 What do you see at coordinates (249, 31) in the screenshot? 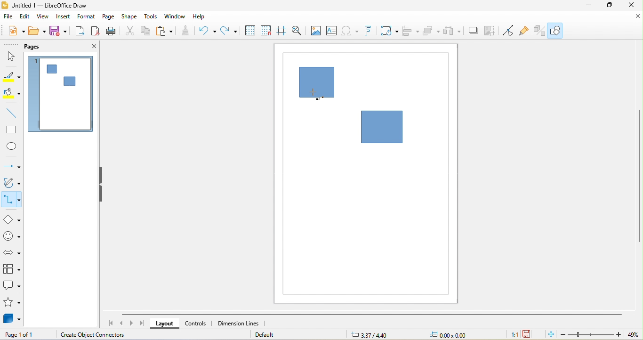
I see `display grid` at bounding box center [249, 31].